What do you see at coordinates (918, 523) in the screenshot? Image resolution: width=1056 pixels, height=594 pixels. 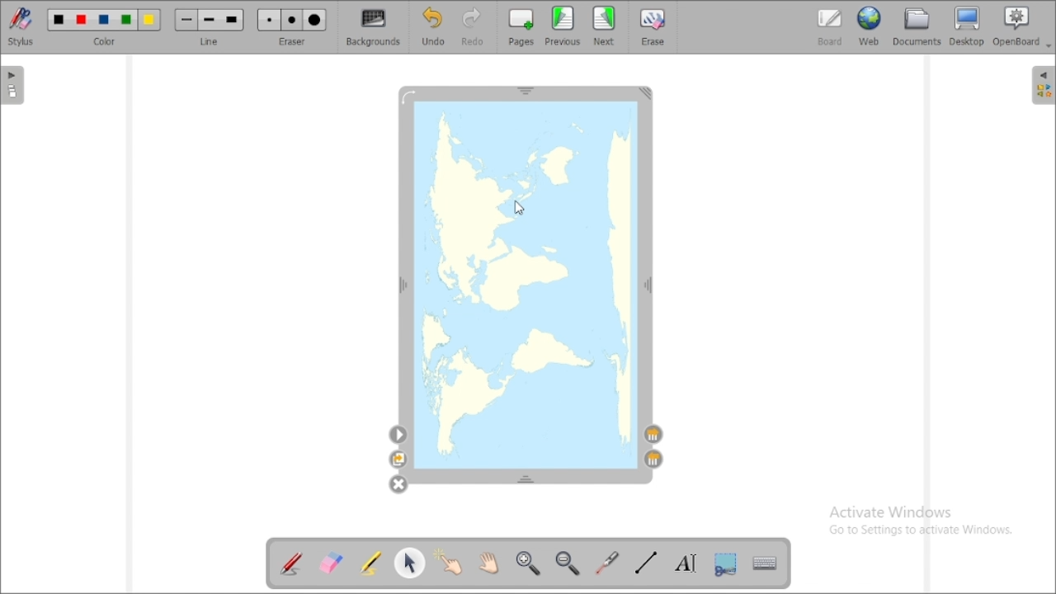 I see `Activate Windows
Go to Settings to activate Windows.` at bounding box center [918, 523].